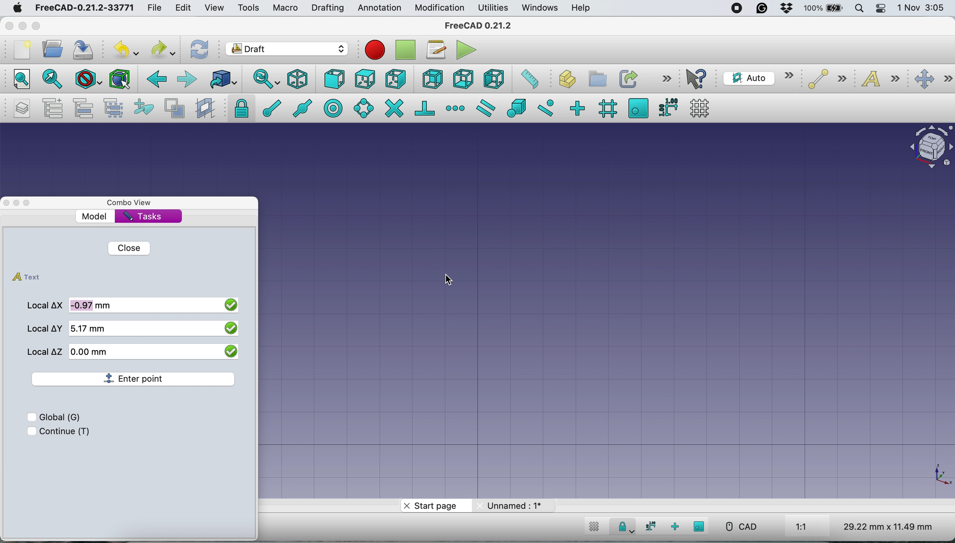 Image resolution: width=955 pixels, height=543 pixels. What do you see at coordinates (668, 78) in the screenshot?
I see `more options` at bounding box center [668, 78].